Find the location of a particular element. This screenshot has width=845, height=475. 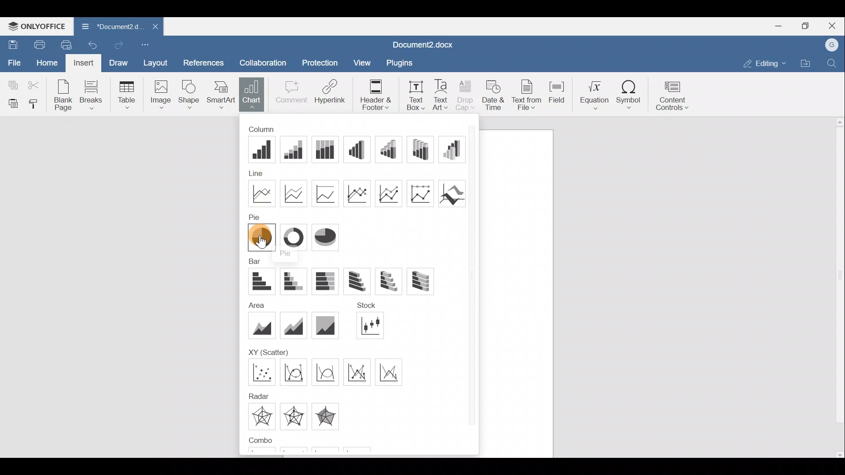

Scatter with straight lines & markers is located at coordinates (327, 372).